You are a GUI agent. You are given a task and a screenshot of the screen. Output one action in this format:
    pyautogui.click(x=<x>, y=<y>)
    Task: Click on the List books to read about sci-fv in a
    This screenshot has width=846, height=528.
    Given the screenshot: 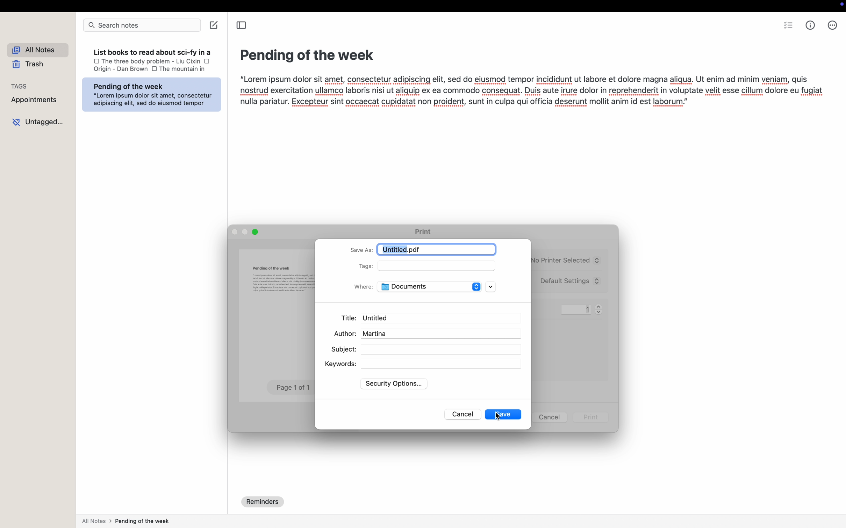 What is the action you would take?
    pyautogui.click(x=151, y=51)
    